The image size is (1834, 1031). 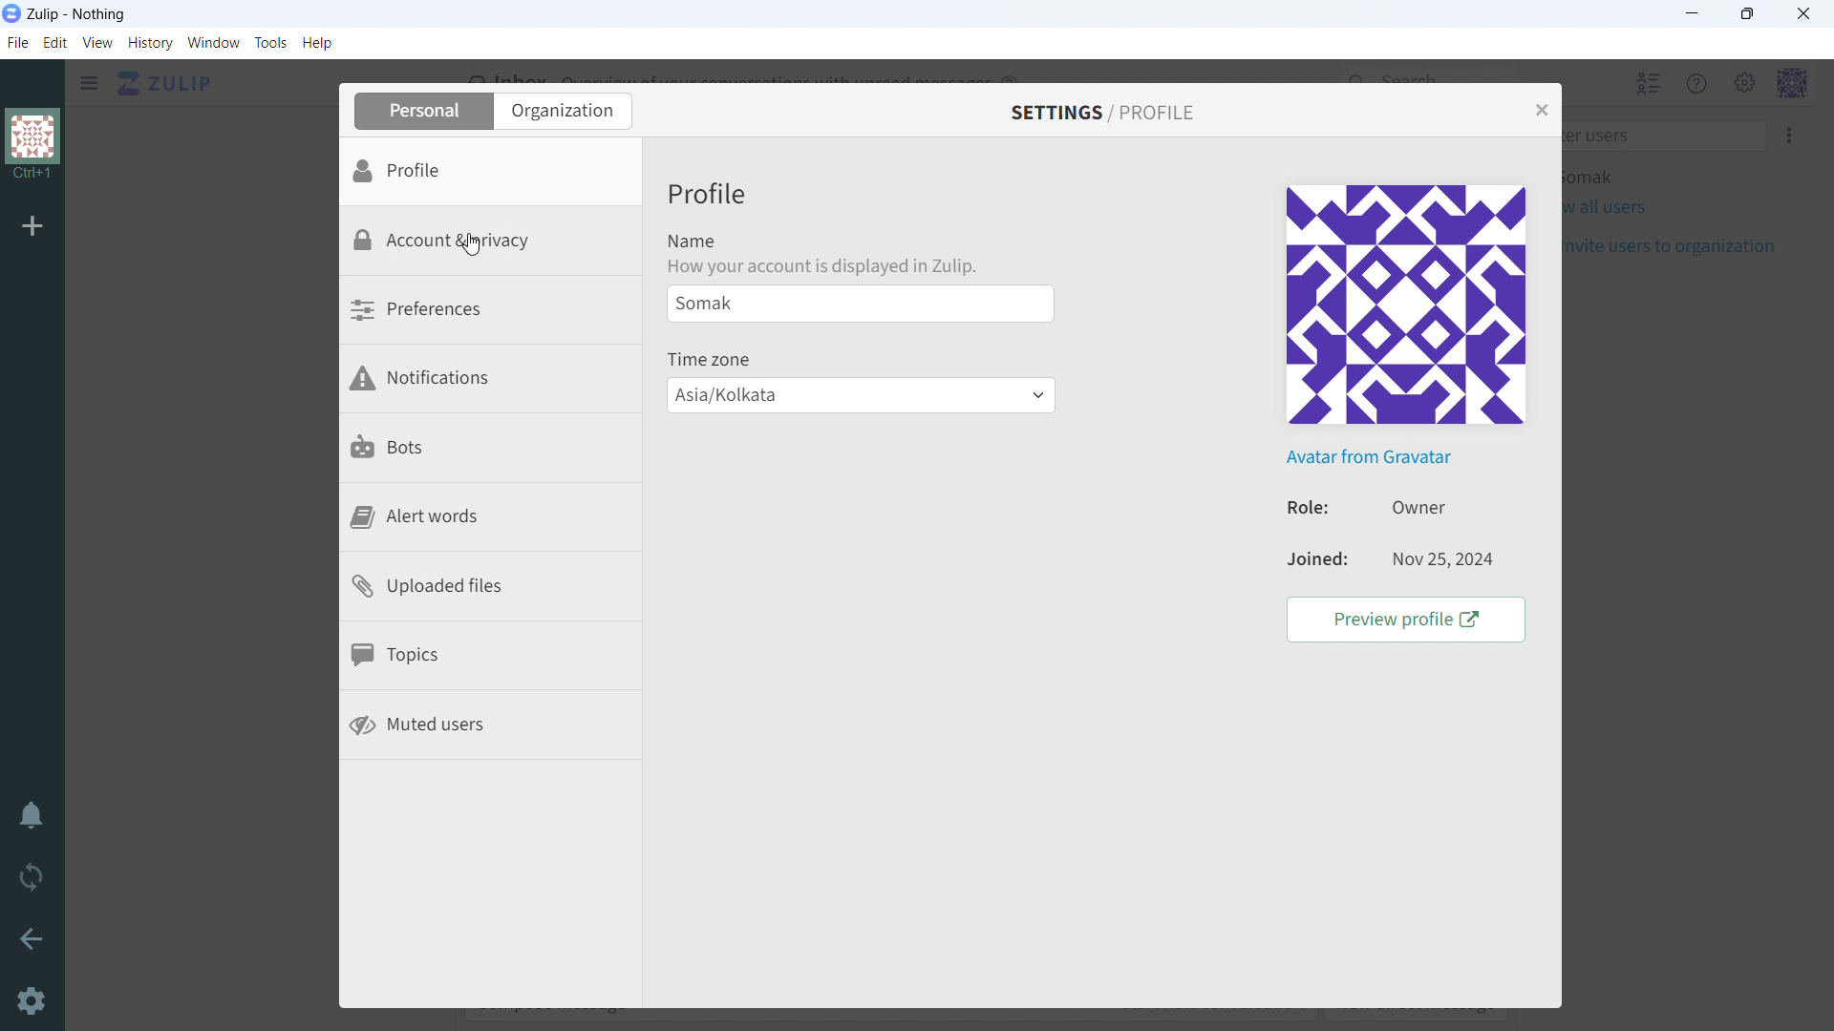 What do you see at coordinates (166, 82) in the screenshot?
I see `click to go home view (inbox)` at bounding box center [166, 82].